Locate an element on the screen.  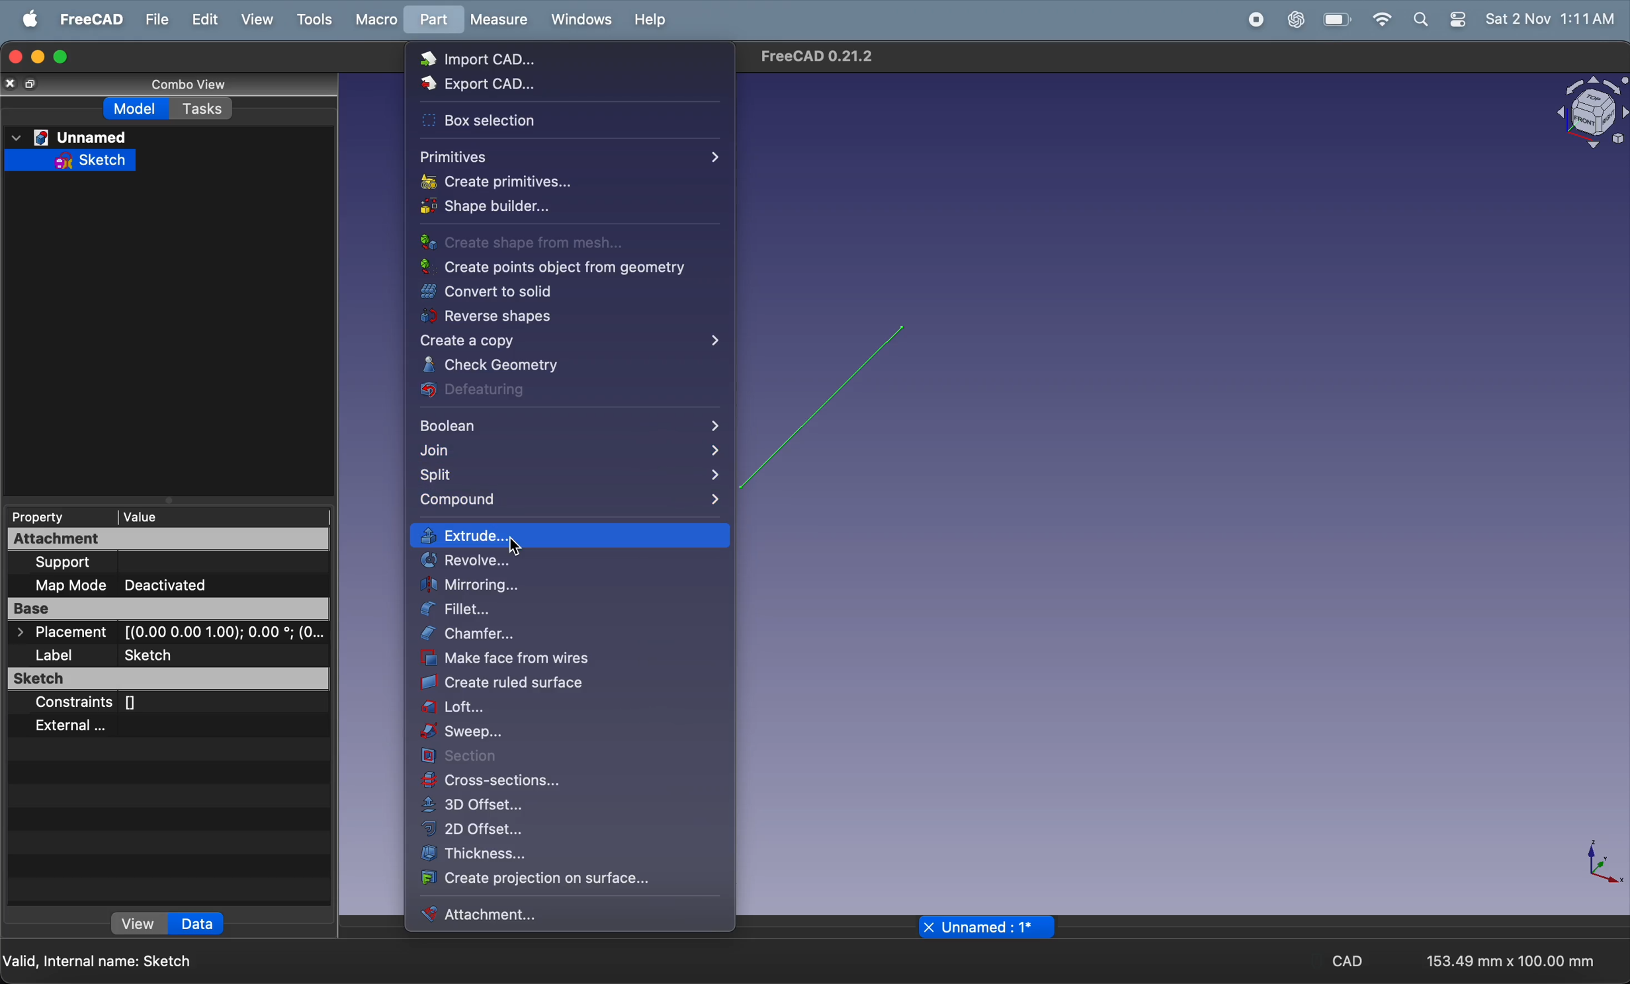
property is located at coordinates (56, 516).